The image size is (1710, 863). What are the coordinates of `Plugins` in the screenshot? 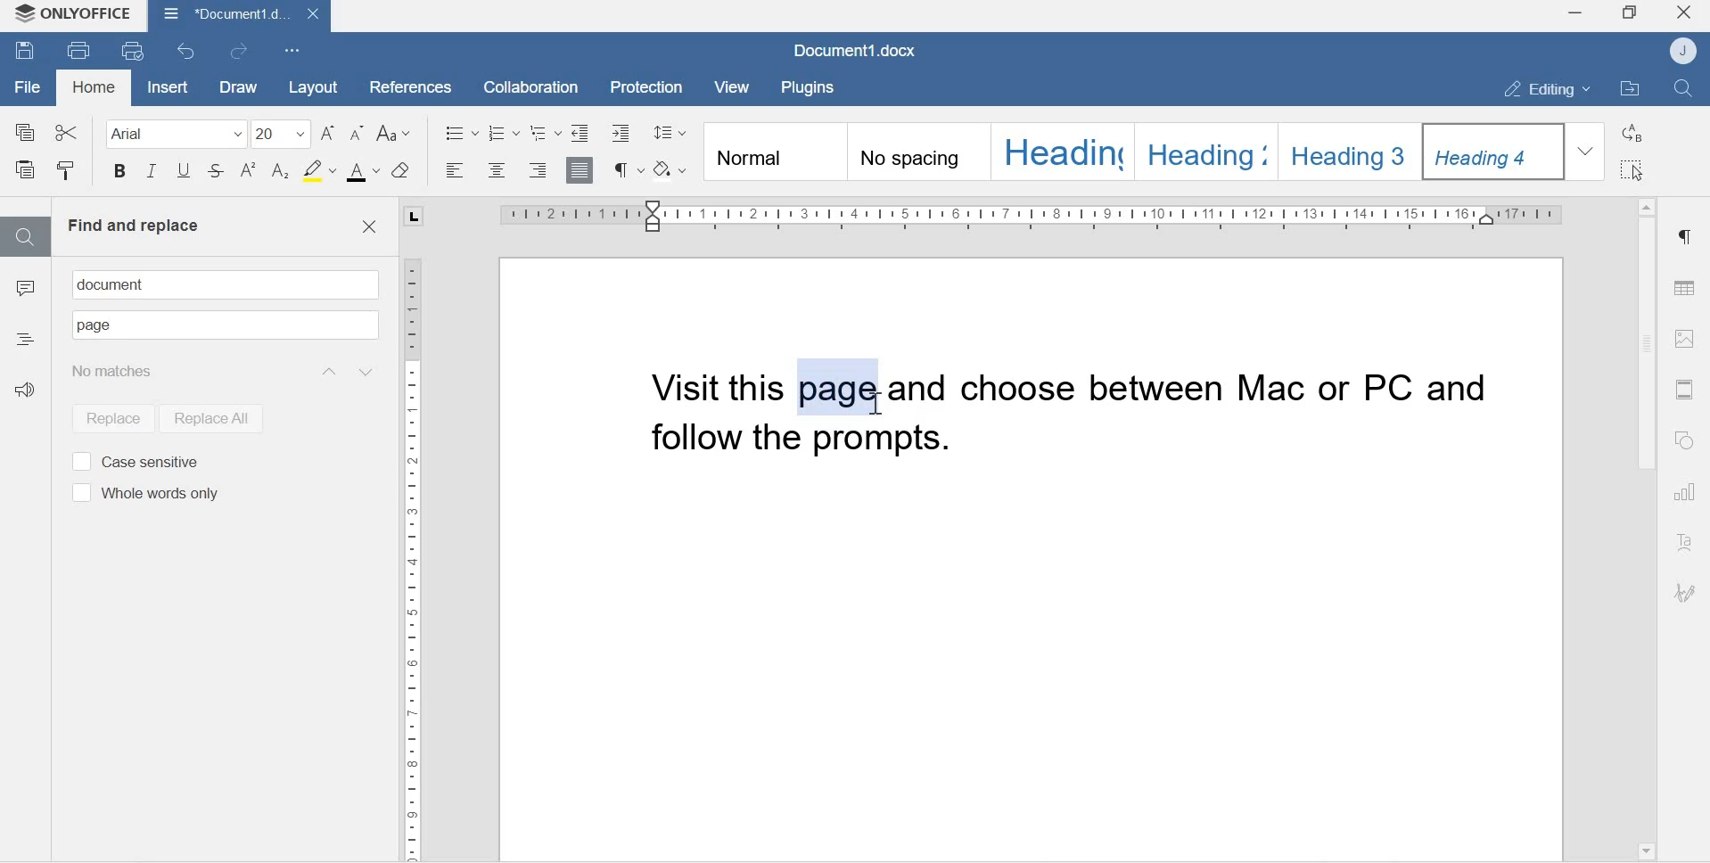 It's located at (812, 86).